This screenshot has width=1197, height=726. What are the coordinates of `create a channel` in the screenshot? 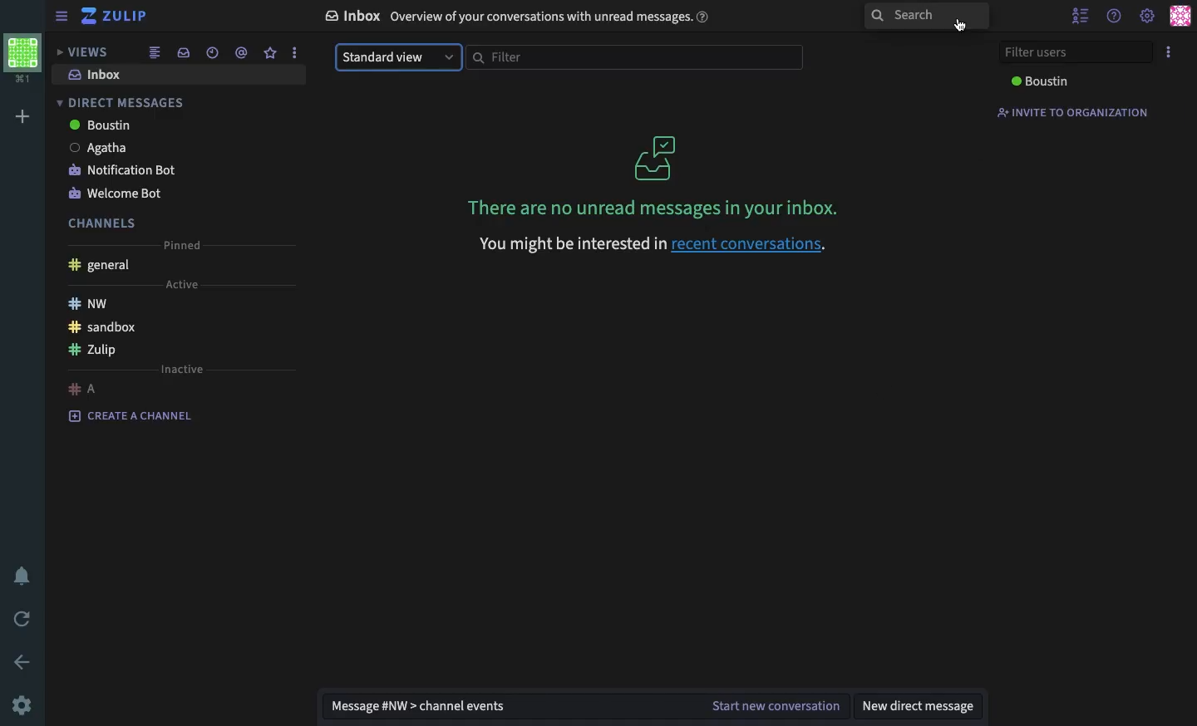 It's located at (131, 419).